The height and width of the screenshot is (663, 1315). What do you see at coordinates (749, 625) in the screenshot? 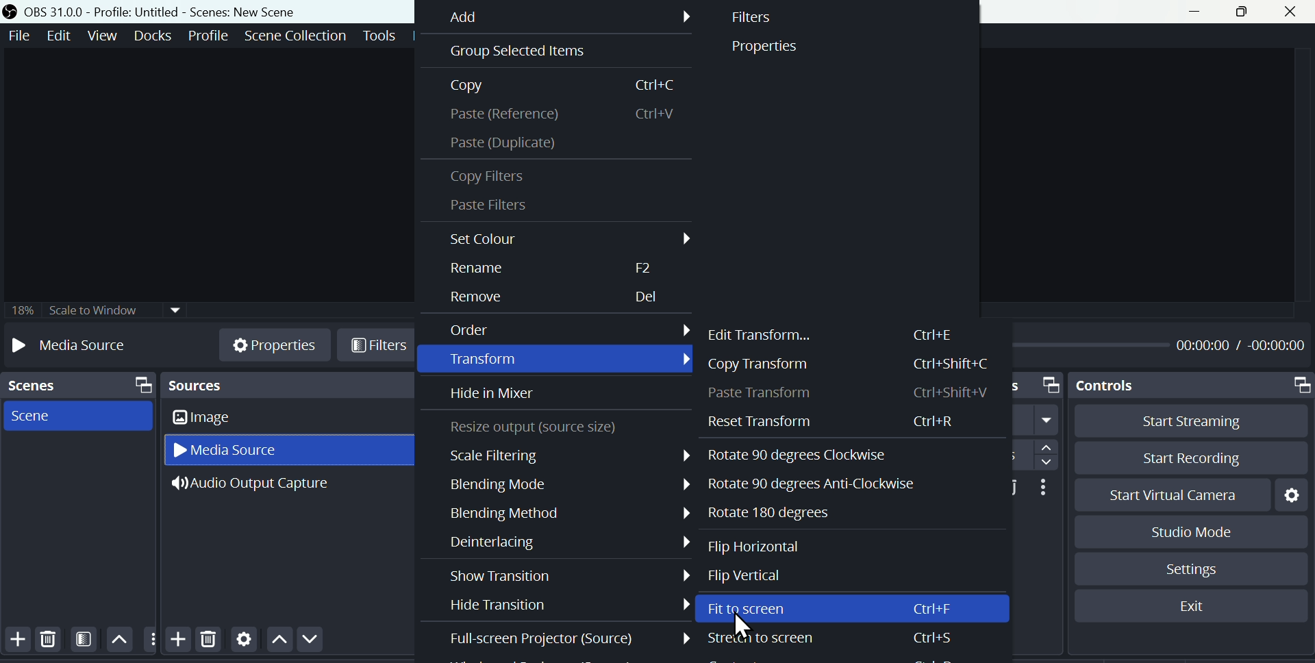
I see `Cursor` at bounding box center [749, 625].